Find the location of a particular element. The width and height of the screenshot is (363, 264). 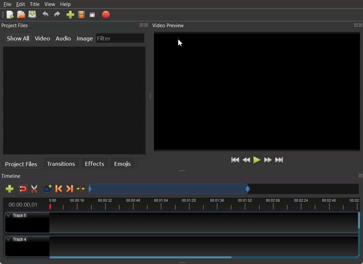

Project File is located at coordinates (21, 163).